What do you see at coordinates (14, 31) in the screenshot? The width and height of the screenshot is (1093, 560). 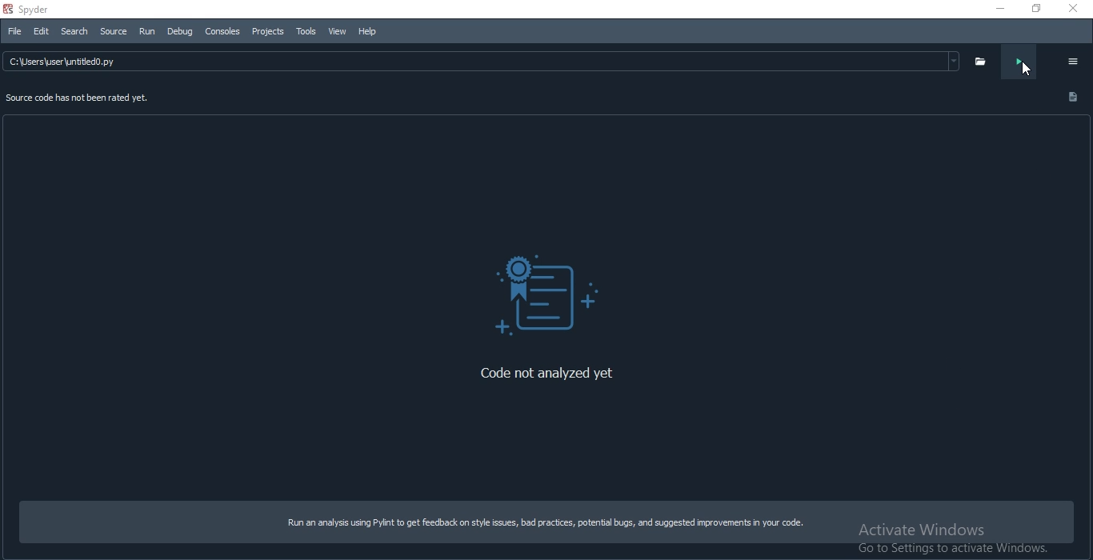 I see `File ` at bounding box center [14, 31].